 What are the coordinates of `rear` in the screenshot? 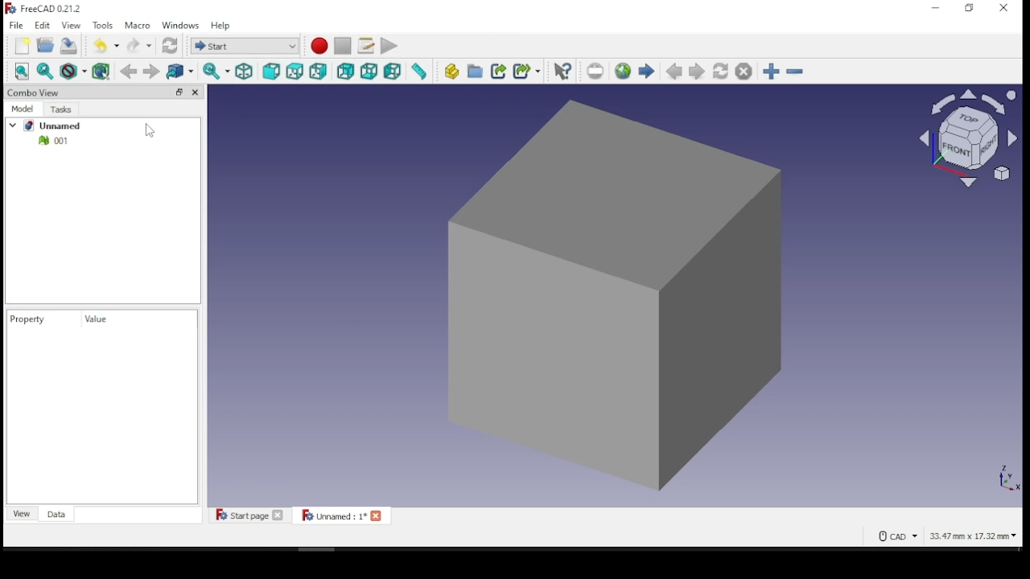 It's located at (345, 71).